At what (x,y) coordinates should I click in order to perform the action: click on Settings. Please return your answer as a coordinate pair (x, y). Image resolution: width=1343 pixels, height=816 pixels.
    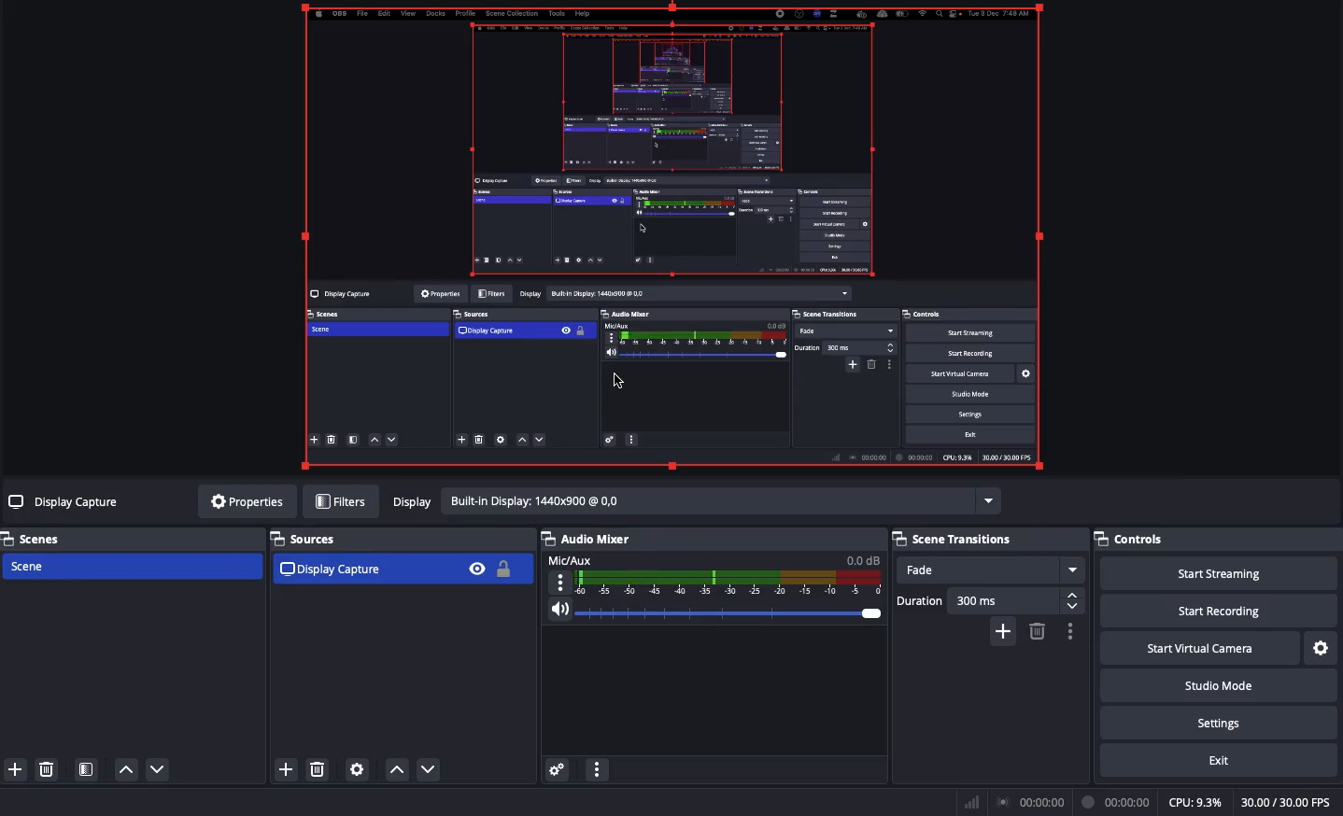
    Looking at the image, I should click on (1321, 648).